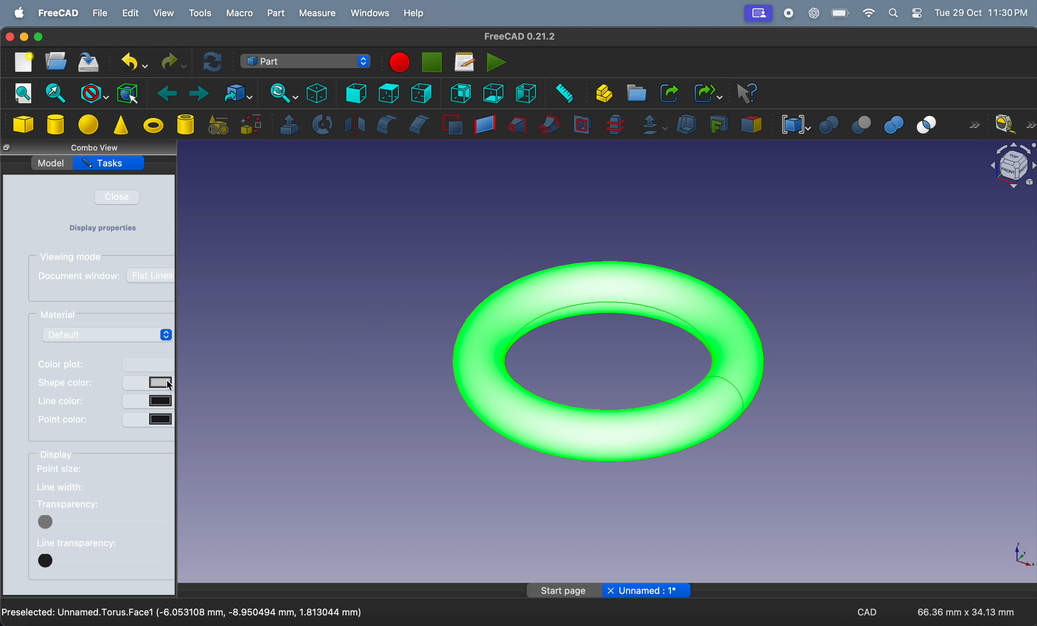 This screenshot has width=1037, height=626. I want to click on time and date, so click(983, 12).